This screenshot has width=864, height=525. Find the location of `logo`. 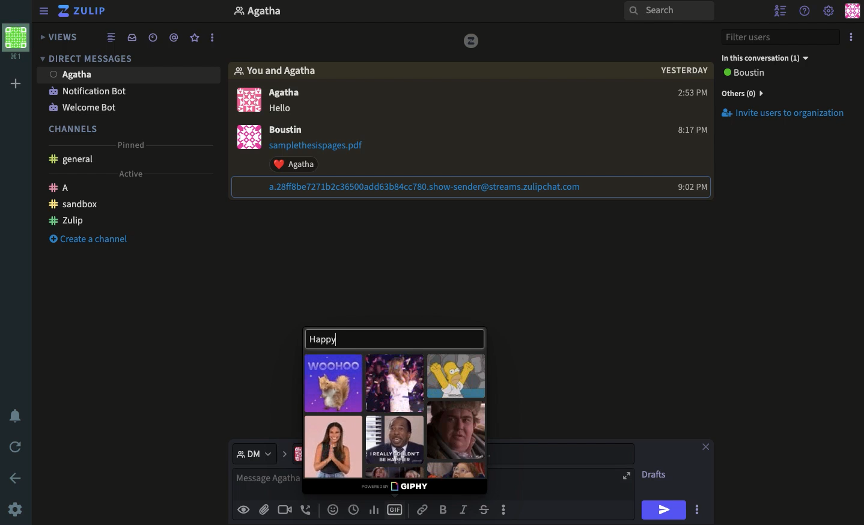

logo is located at coordinates (472, 40).